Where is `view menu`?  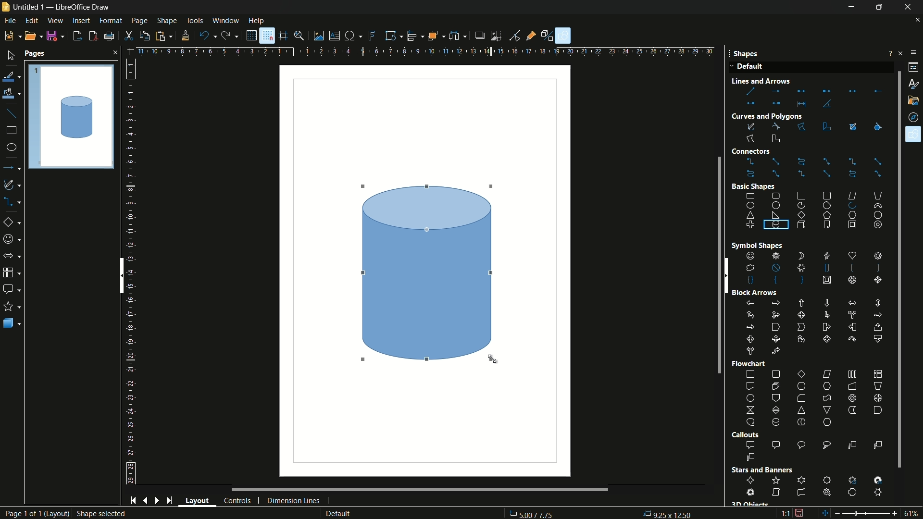
view menu is located at coordinates (56, 20).